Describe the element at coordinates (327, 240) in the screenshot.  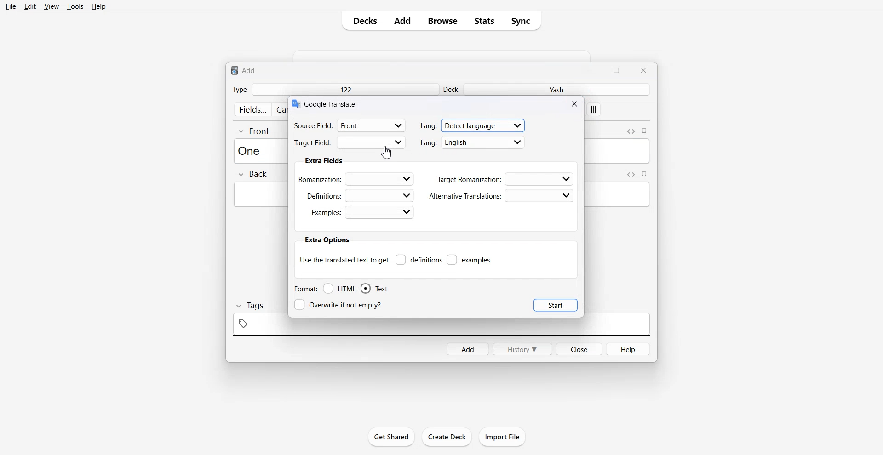
I see `extra options` at that location.